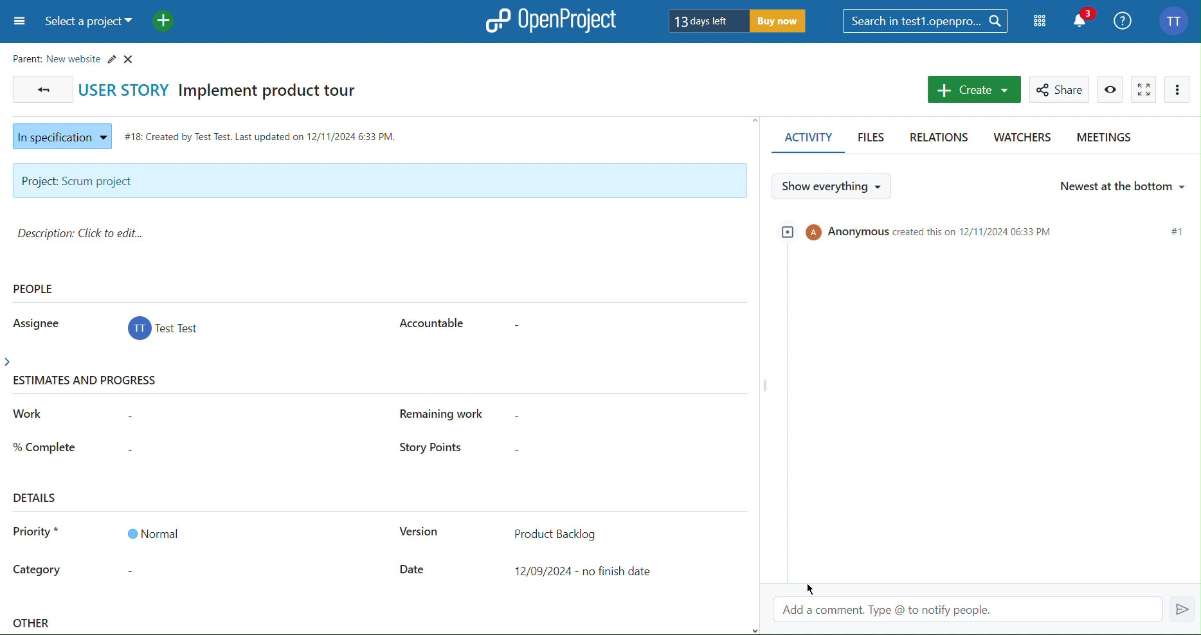 Image resolution: width=1201 pixels, height=635 pixels. I want to click on In specification, so click(59, 134).